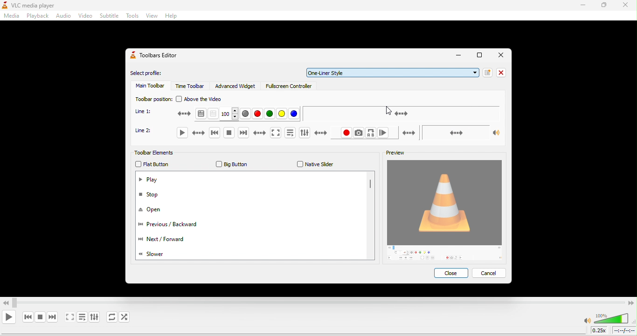  What do you see at coordinates (604, 6) in the screenshot?
I see `maximize` at bounding box center [604, 6].